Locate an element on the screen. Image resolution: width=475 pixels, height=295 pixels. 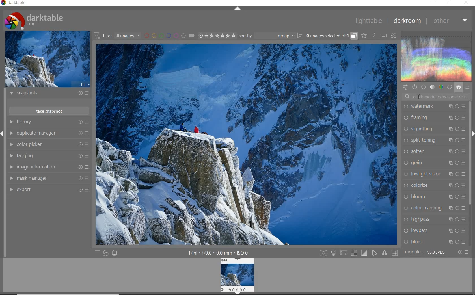
split-toning is located at coordinates (434, 140).